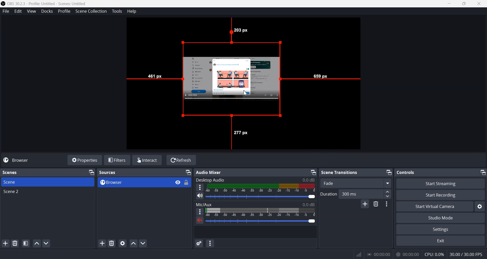 The image size is (487, 259). What do you see at coordinates (441, 229) in the screenshot?
I see `Settings` at bounding box center [441, 229].